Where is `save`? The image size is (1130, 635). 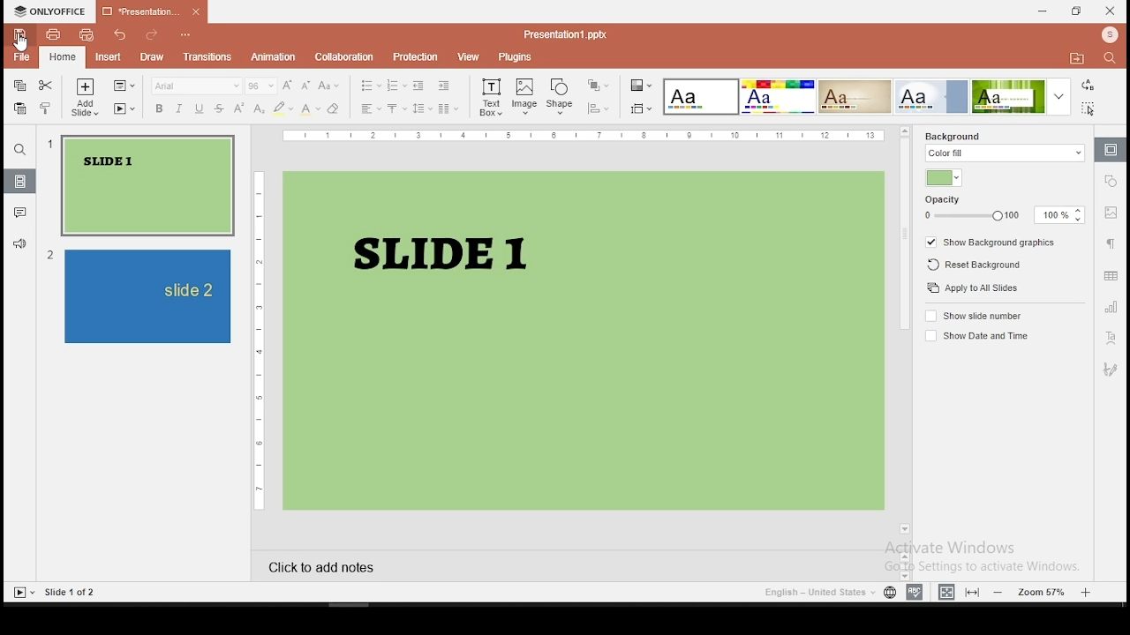
save is located at coordinates (19, 34).